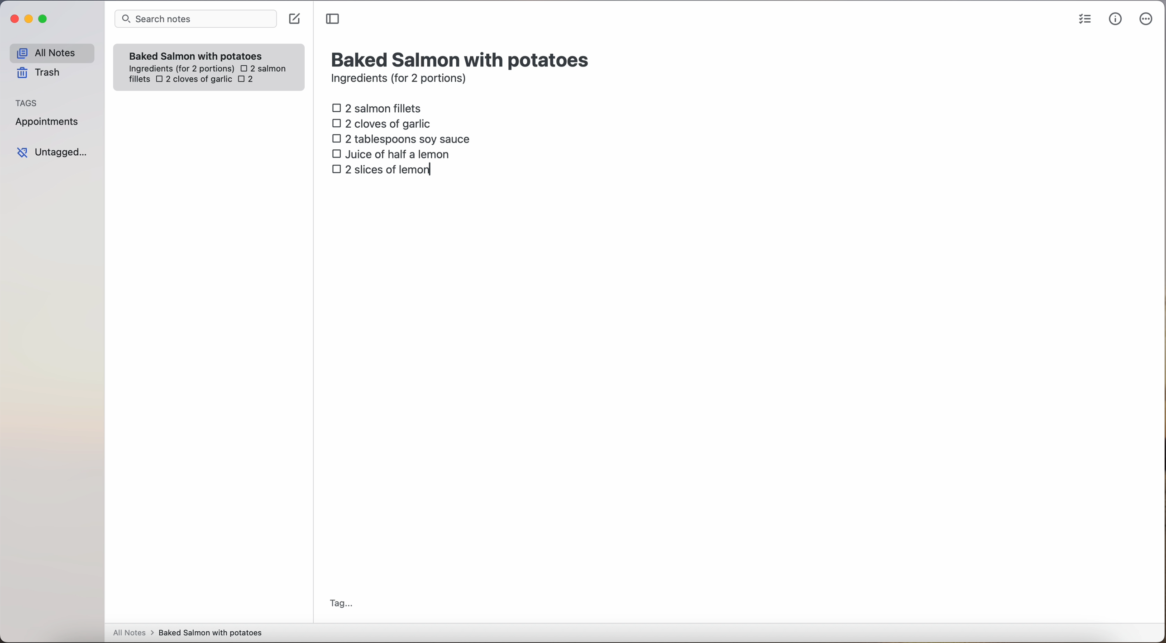  What do you see at coordinates (248, 80) in the screenshot?
I see `2 ` at bounding box center [248, 80].